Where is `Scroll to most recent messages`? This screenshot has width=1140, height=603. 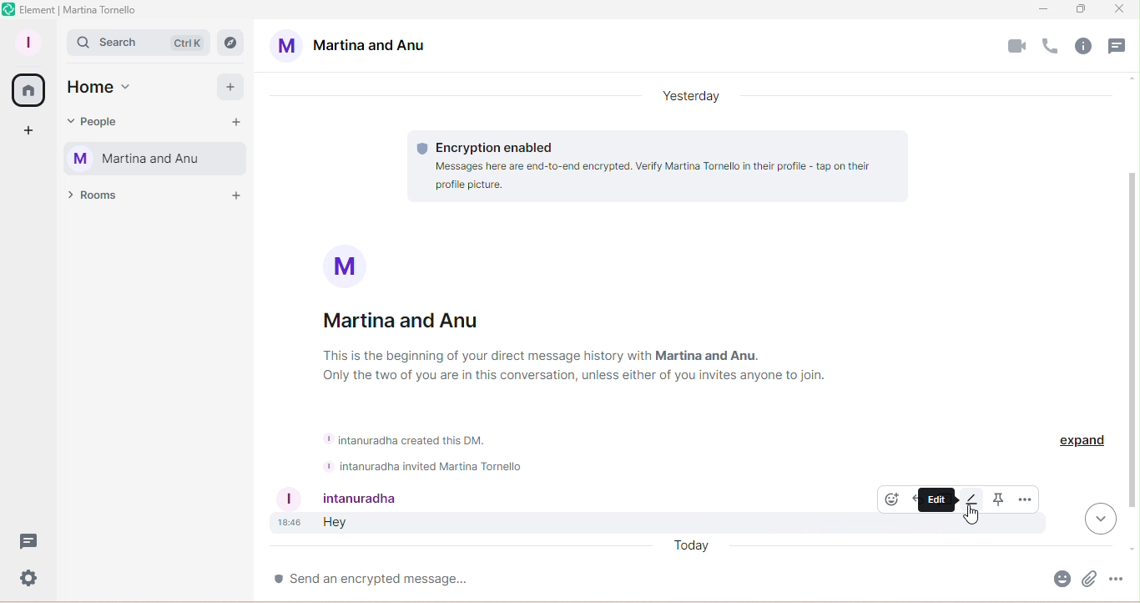 Scroll to most recent messages is located at coordinates (1099, 520).